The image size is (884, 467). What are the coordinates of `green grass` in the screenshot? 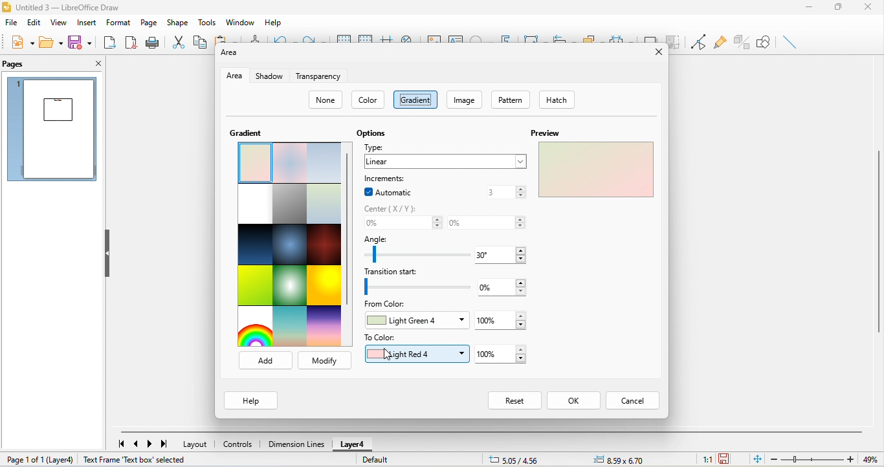 It's located at (254, 287).